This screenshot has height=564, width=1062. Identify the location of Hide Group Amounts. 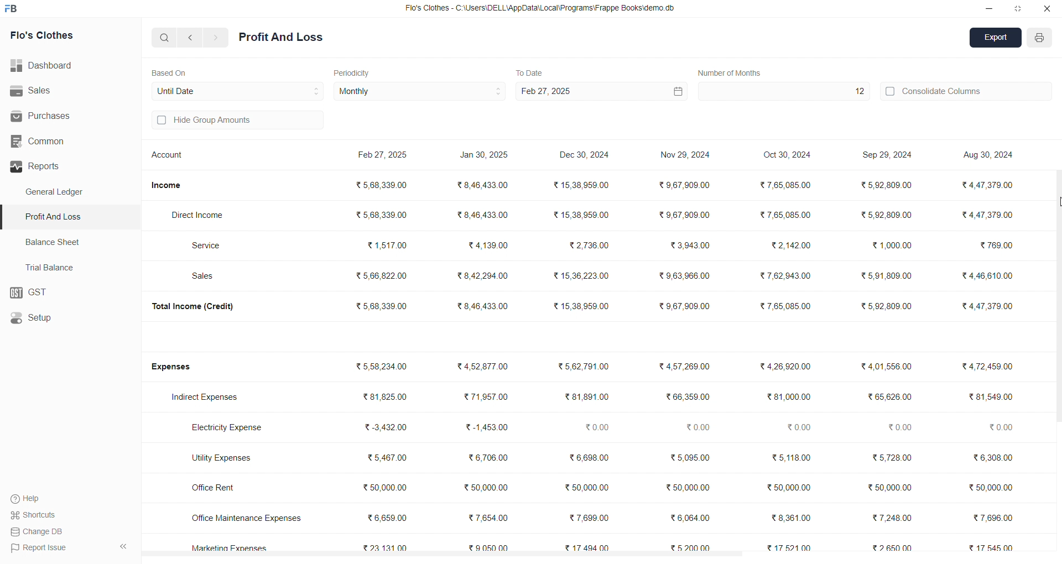
(236, 121).